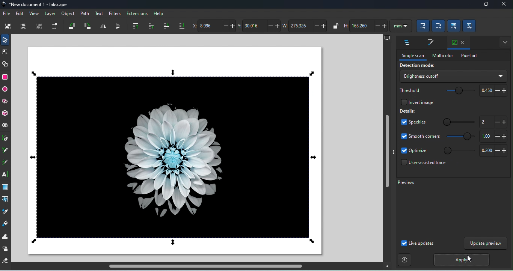  I want to click on Width of the selection, so click(306, 26).